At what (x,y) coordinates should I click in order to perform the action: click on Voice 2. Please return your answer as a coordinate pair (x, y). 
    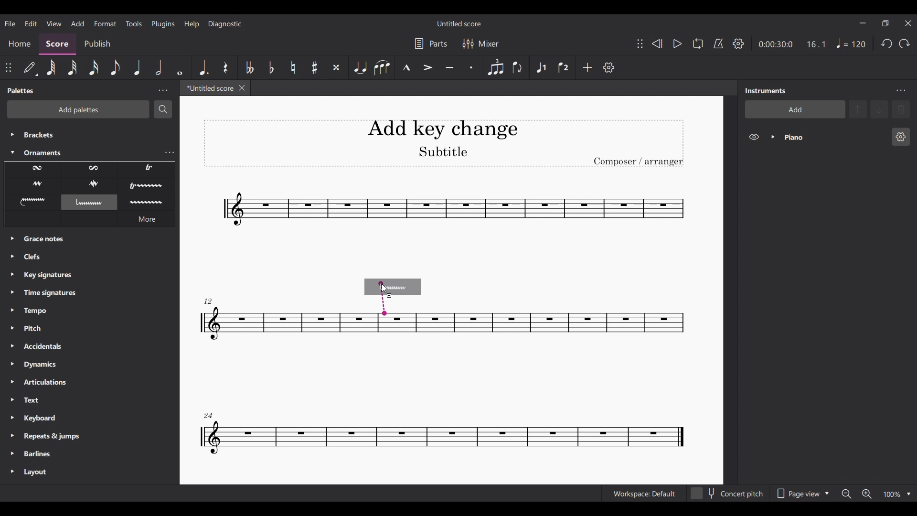
    Looking at the image, I should click on (564, 66).